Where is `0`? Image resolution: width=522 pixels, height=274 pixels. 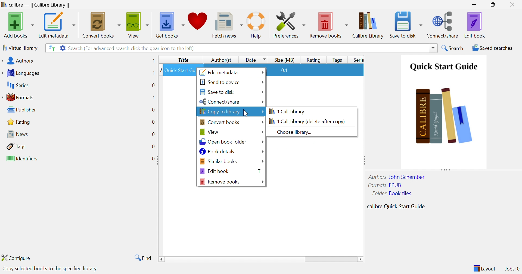
0 is located at coordinates (153, 134).